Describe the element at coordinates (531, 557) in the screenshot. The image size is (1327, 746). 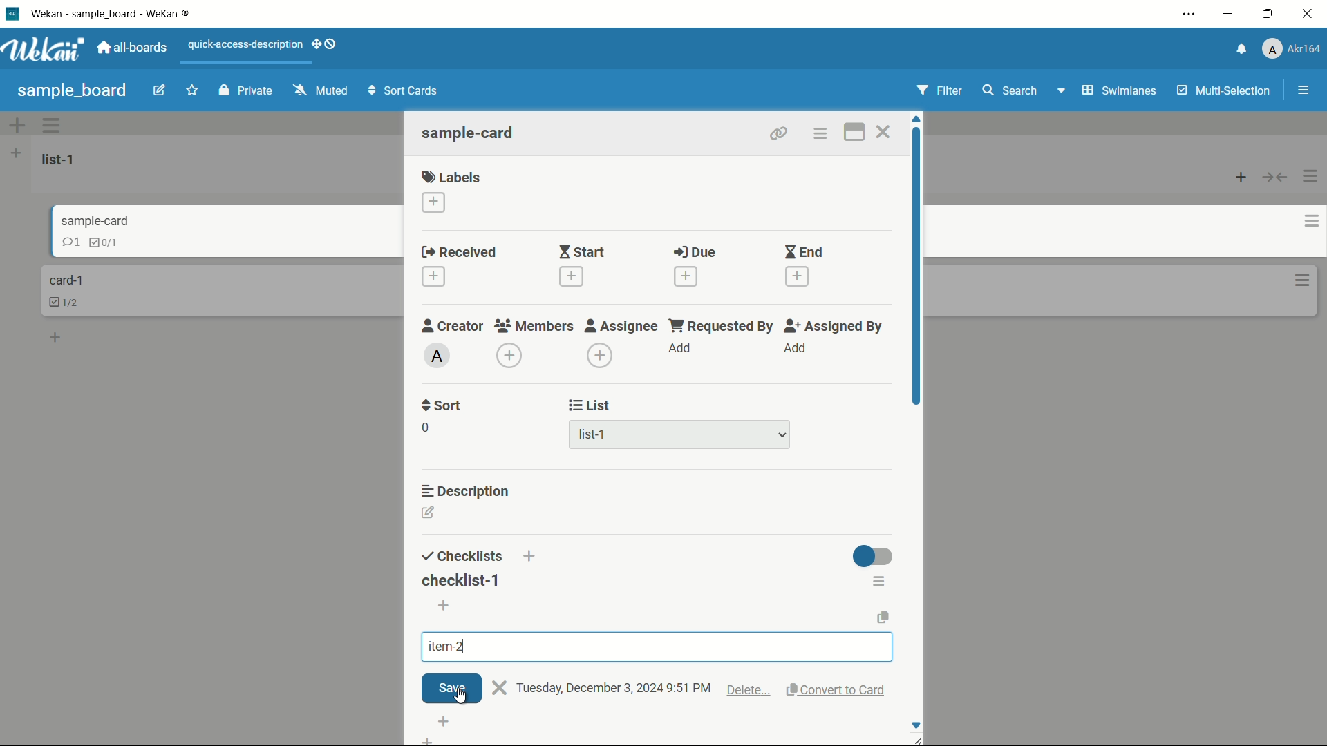
I see `add checklist` at that location.